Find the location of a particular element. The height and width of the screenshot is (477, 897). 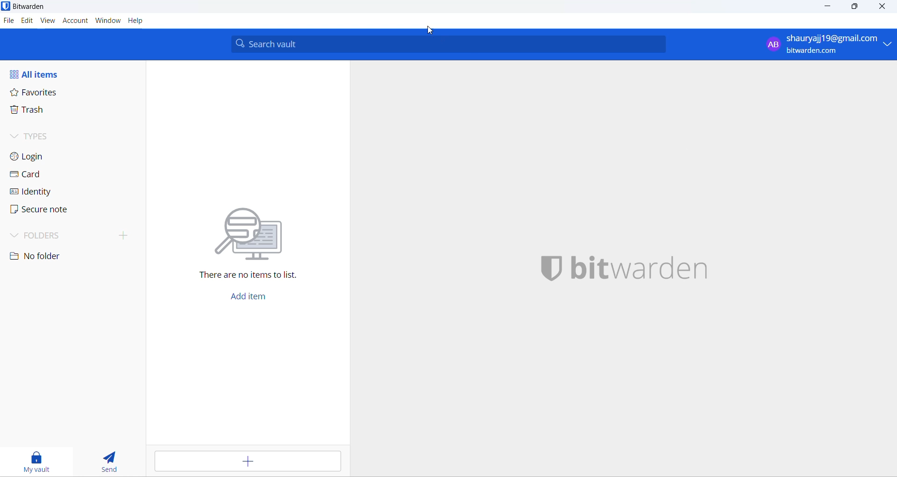

view is located at coordinates (48, 20).